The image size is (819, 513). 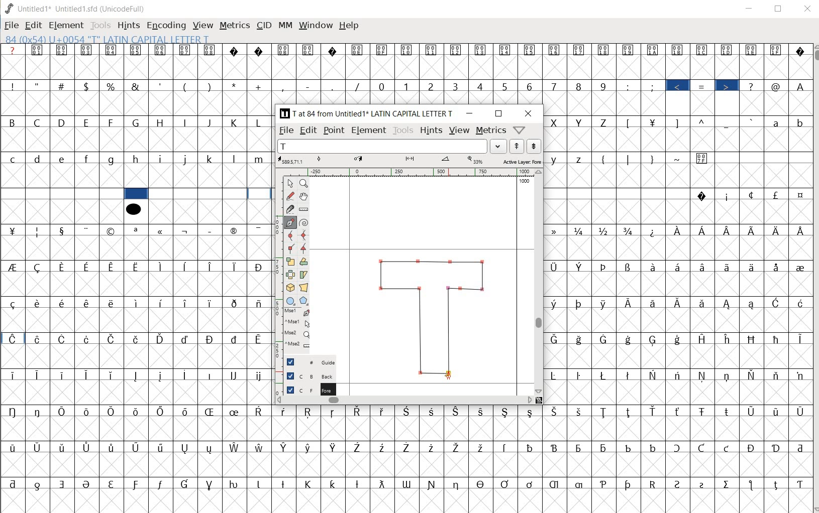 I want to click on Symbol, so click(x=87, y=375).